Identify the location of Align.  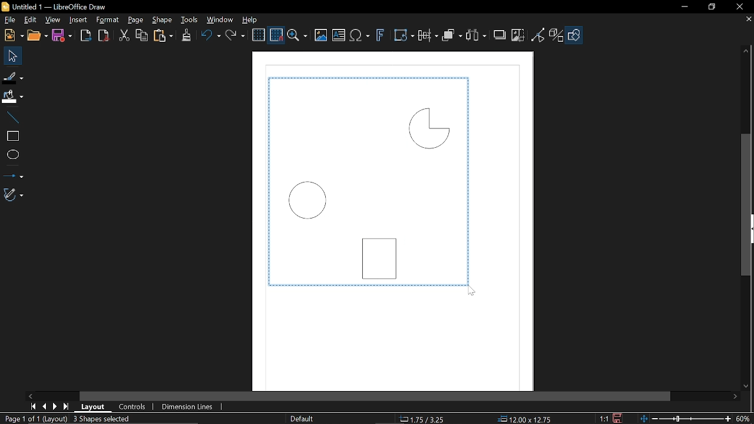
(428, 37).